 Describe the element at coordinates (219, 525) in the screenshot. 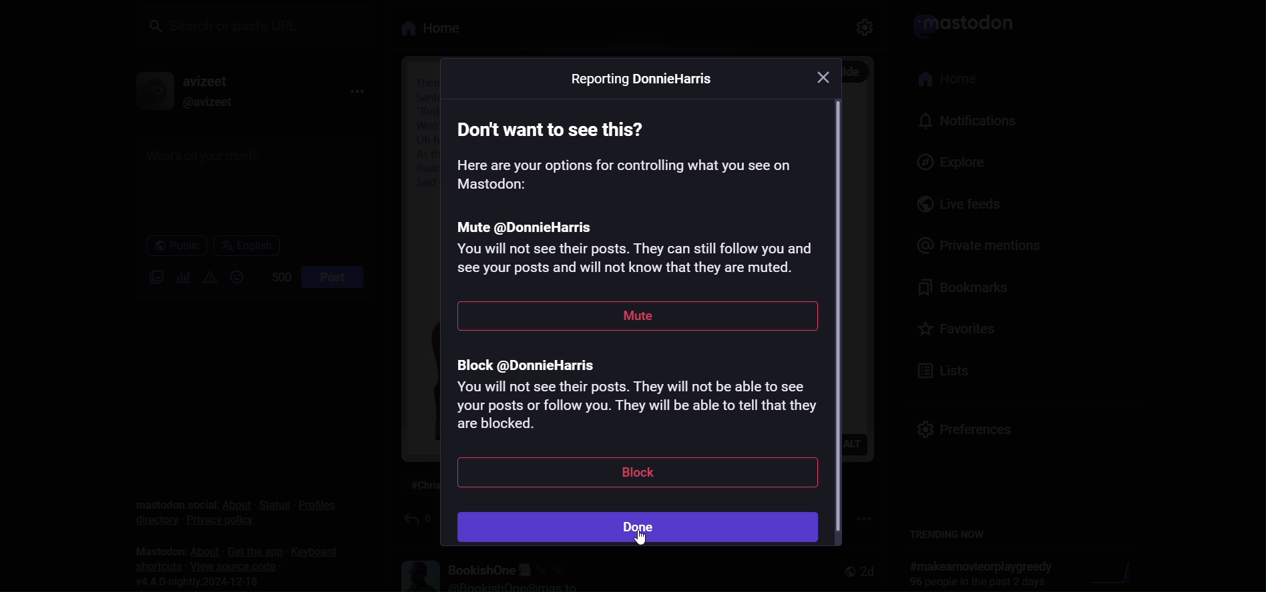

I see `privacy policy` at that location.